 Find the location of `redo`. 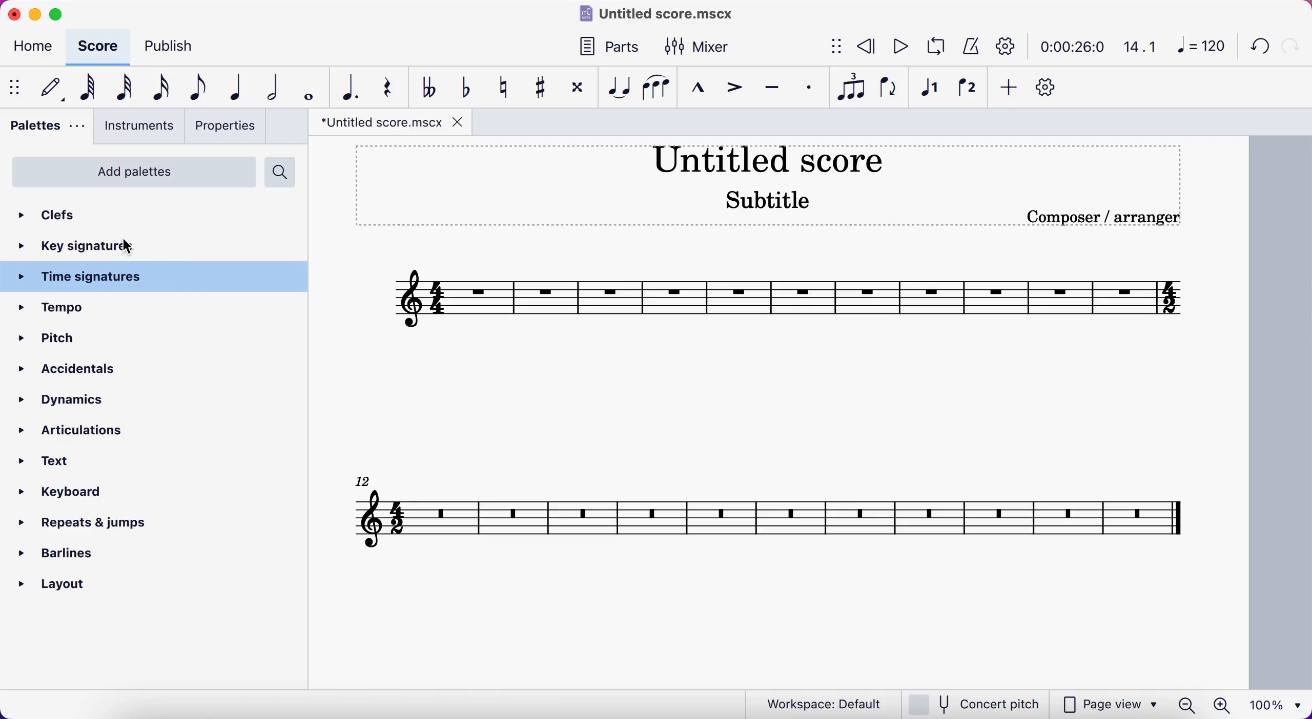

redo is located at coordinates (1290, 47).